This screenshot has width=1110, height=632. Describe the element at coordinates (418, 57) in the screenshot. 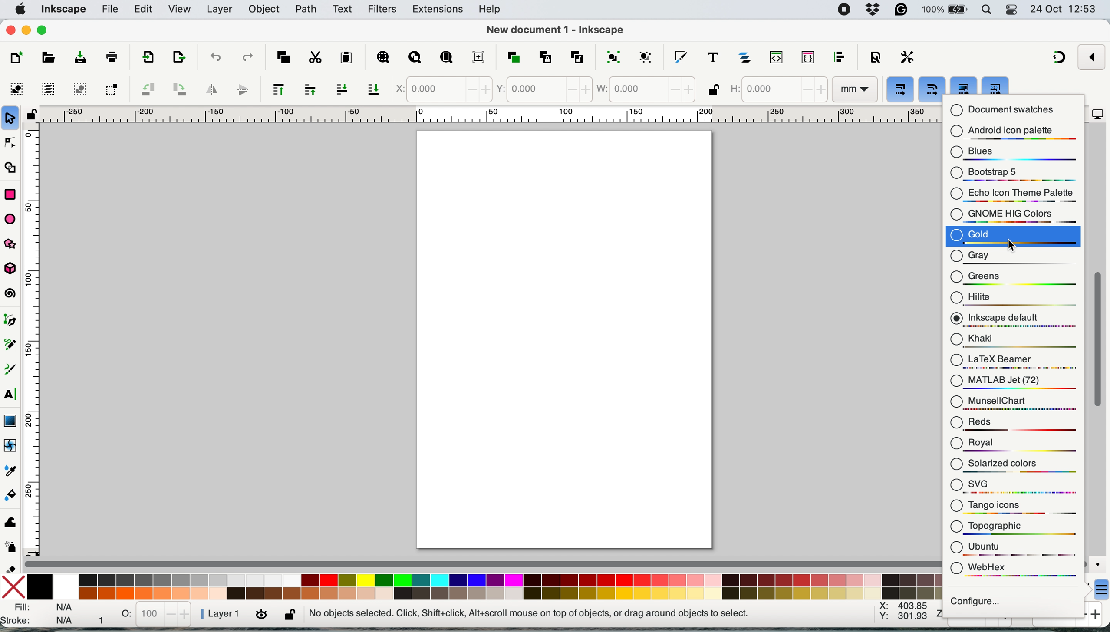

I see `zoom drawing` at that location.